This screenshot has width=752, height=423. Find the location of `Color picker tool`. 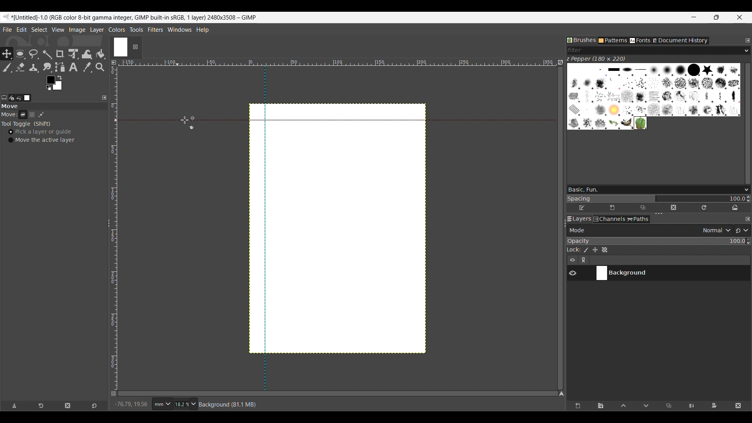

Color picker tool is located at coordinates (87, 67).